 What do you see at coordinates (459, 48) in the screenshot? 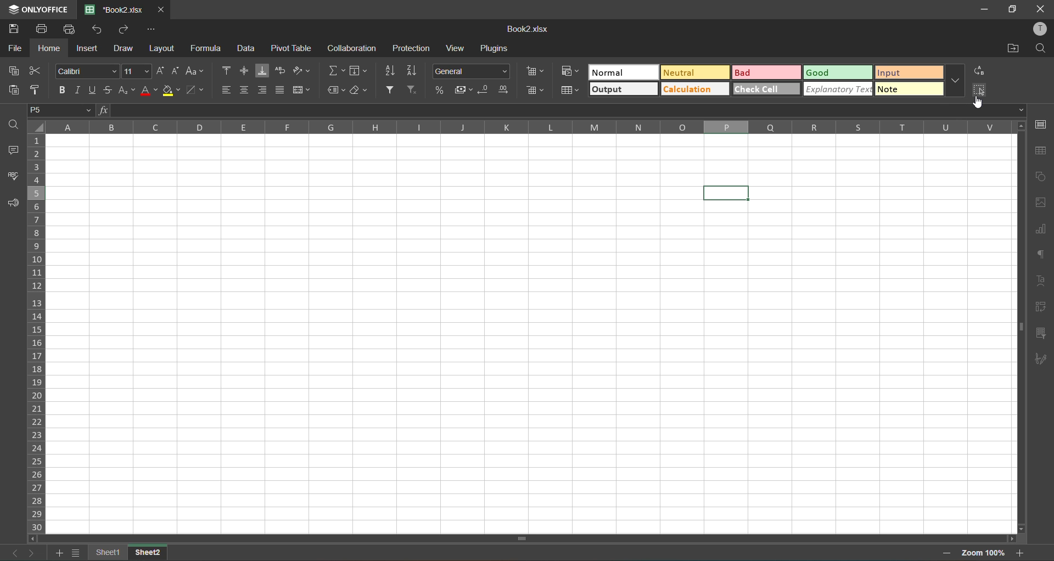
I see `view` at bounding box center [459, 48].